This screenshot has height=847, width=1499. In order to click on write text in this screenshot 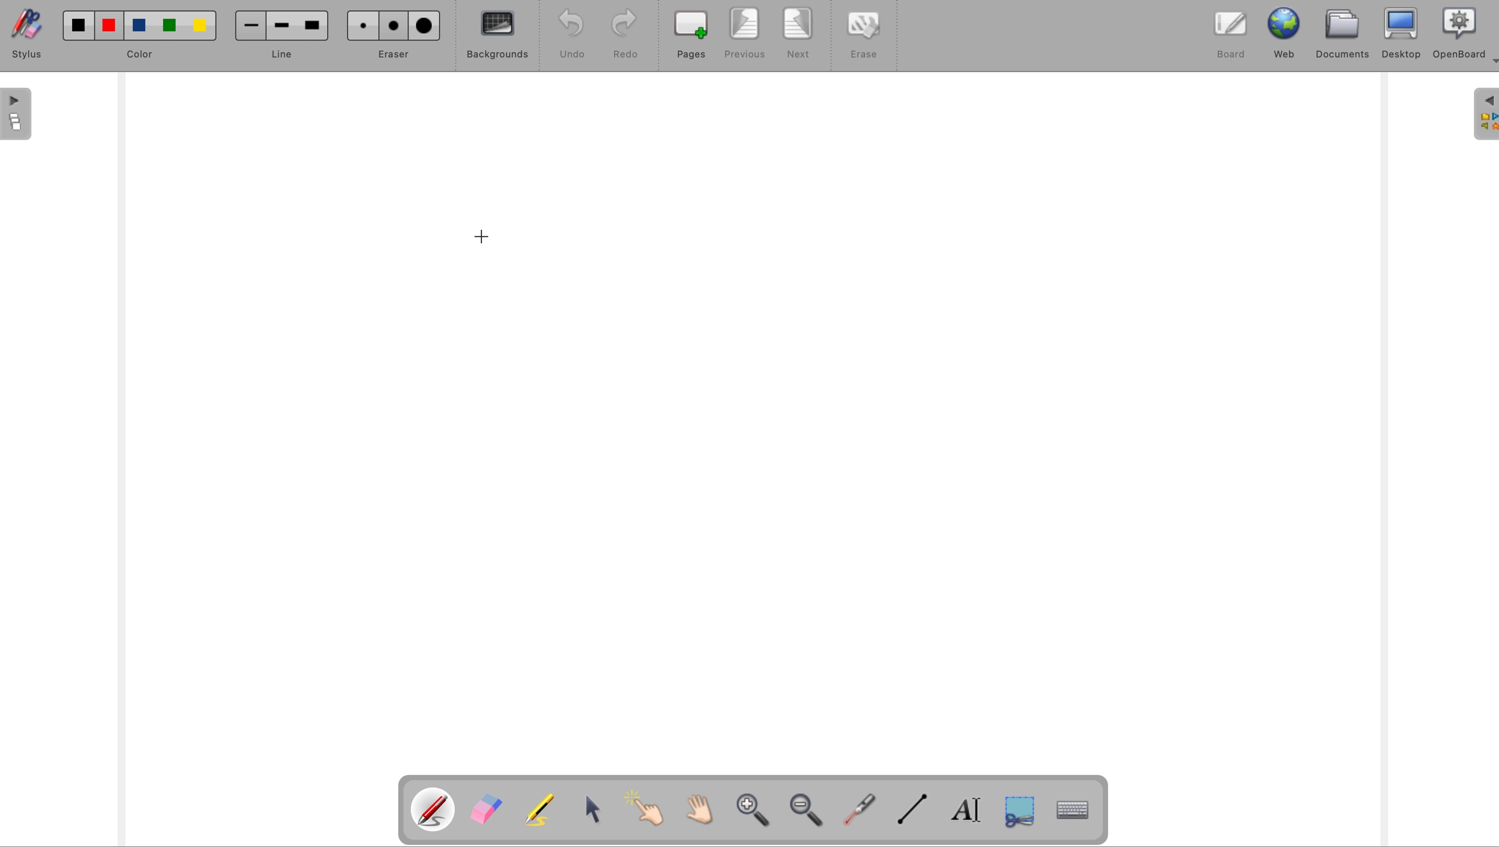, I will do `click(969, 813)`.